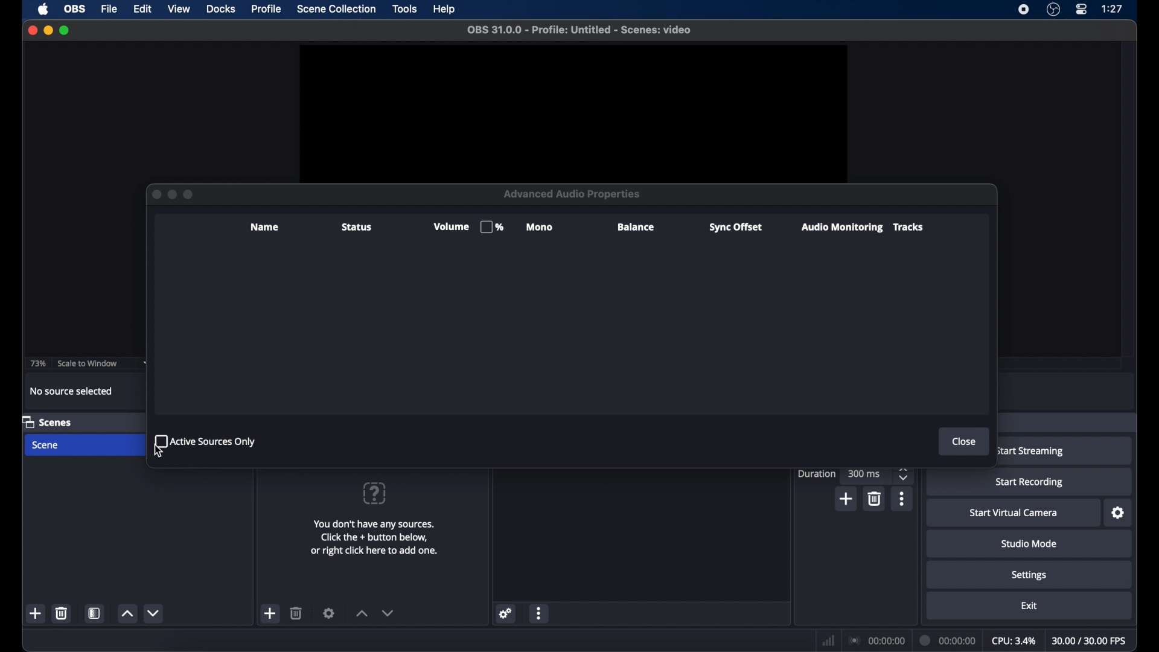 The height and width of the screenshot is (652, 1159). What do you see at coordinates (190, 194) in the screenshot?
I see `disabled icons` at bounding box center [190, 194].